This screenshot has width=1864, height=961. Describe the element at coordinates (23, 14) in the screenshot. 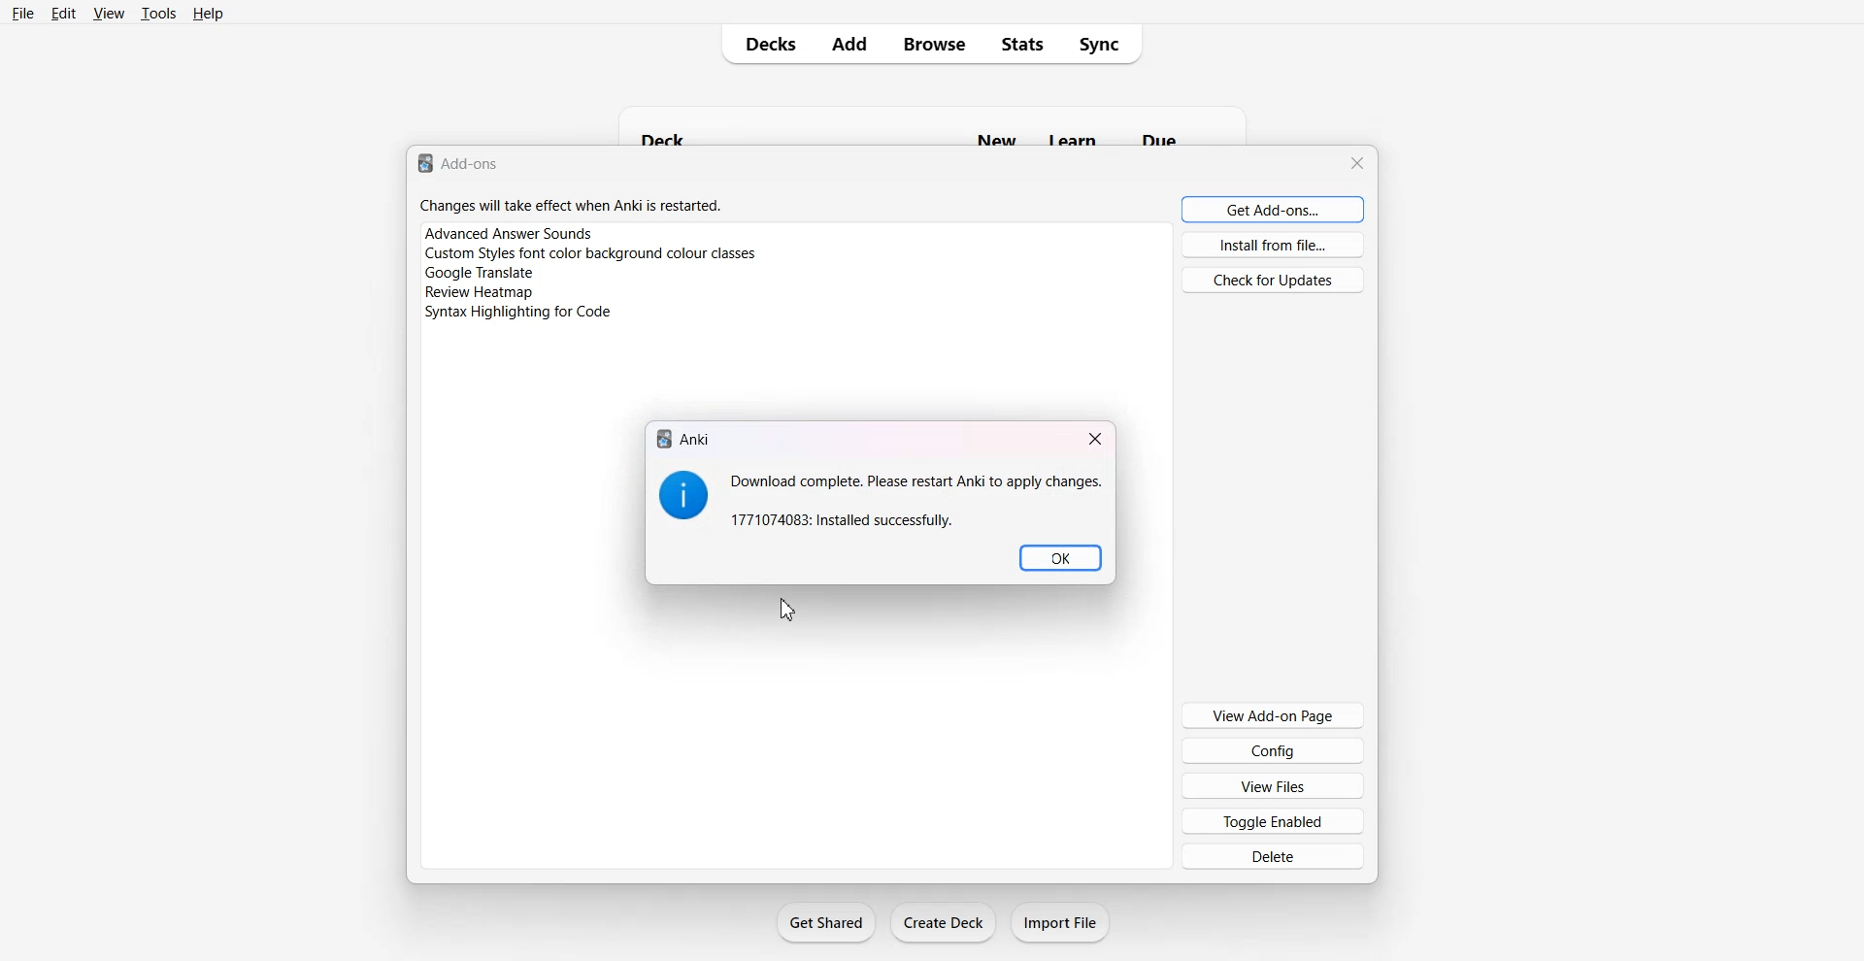

I see `File` at that location.